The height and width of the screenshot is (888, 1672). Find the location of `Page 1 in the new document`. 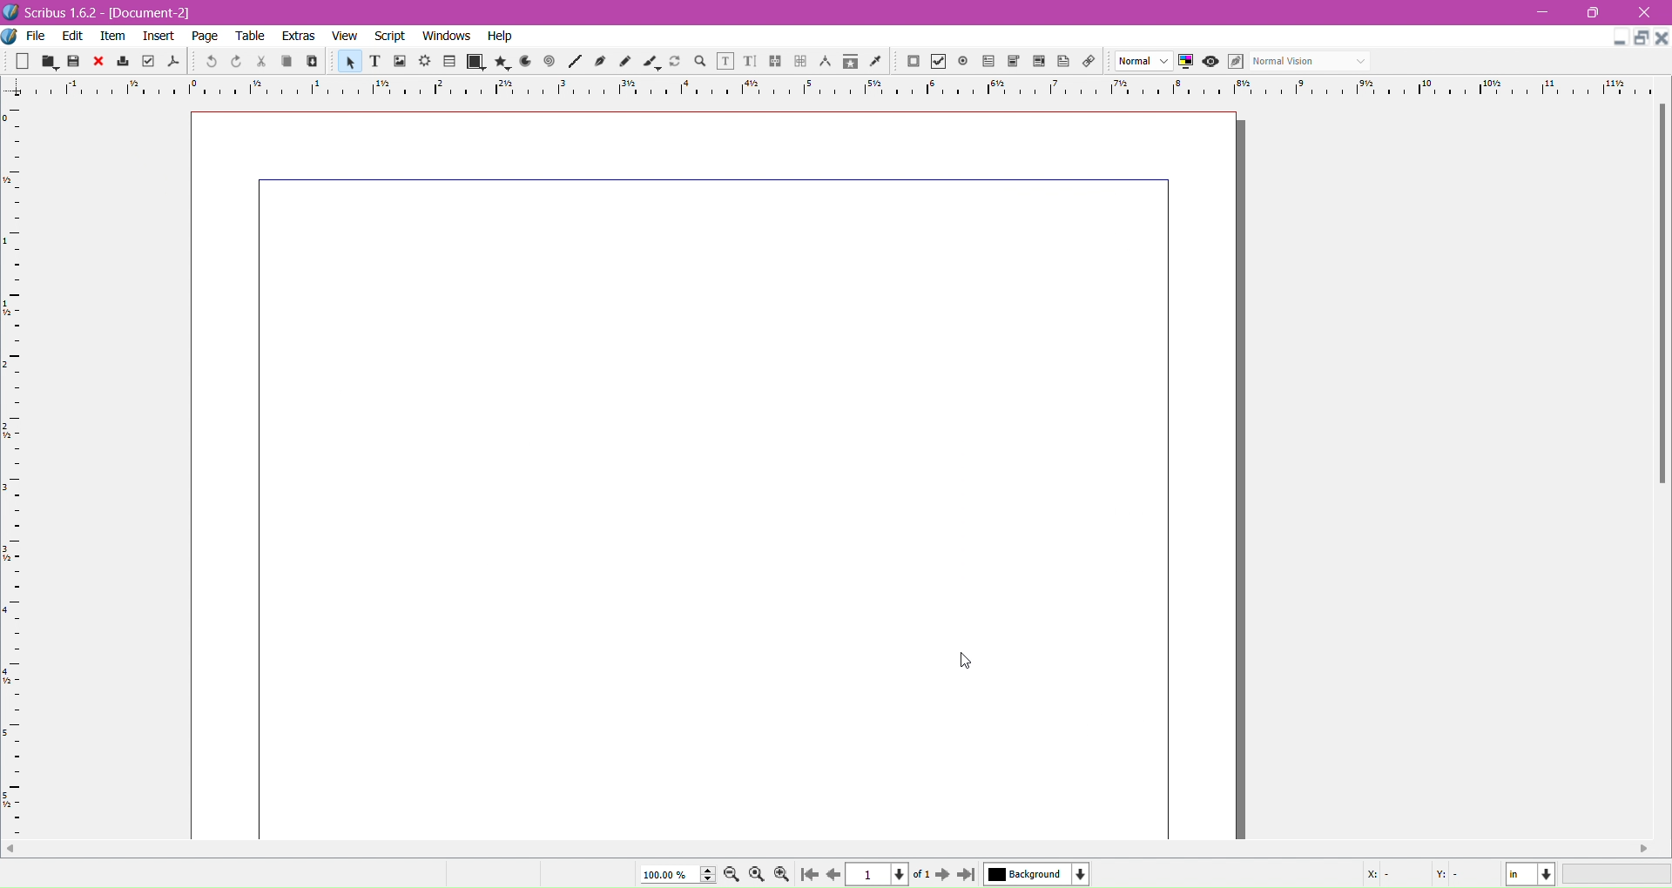

Page 1 in the new document is located at coordinates (716, 474).